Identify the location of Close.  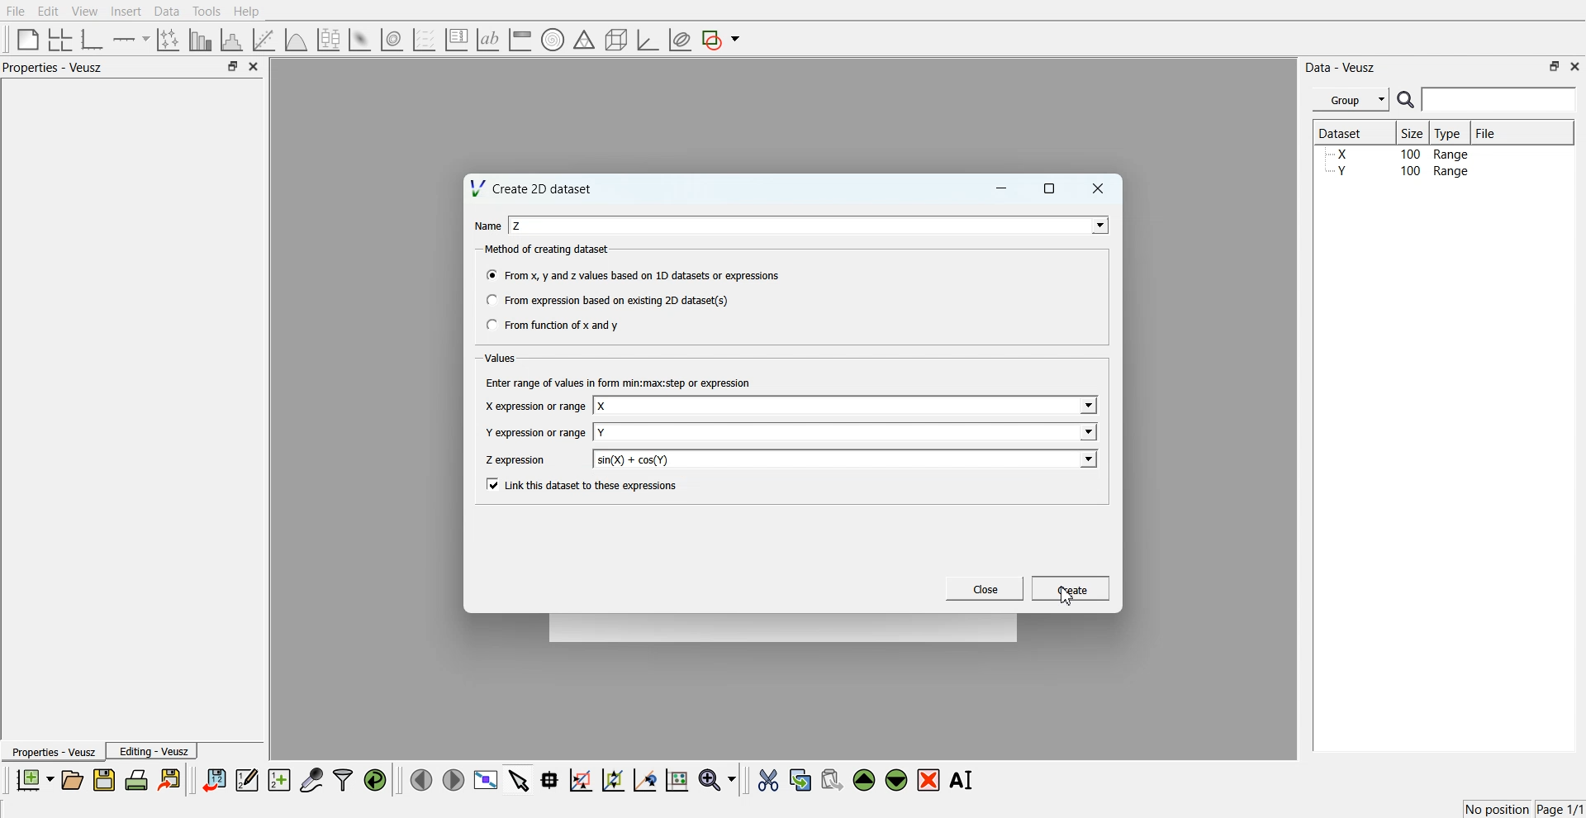
(1576, 65).